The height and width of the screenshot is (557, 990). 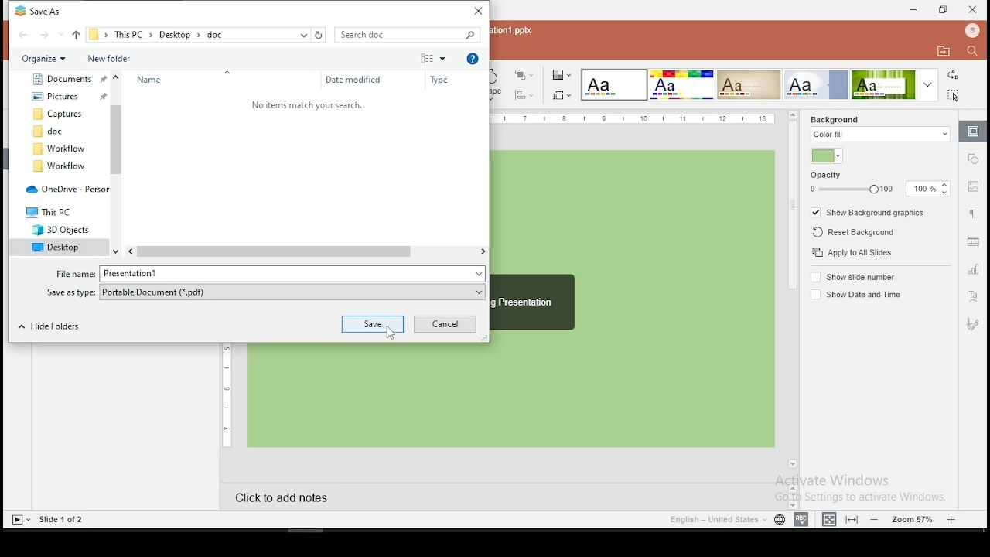 I want to click on profile, so click(x=973, y=31).